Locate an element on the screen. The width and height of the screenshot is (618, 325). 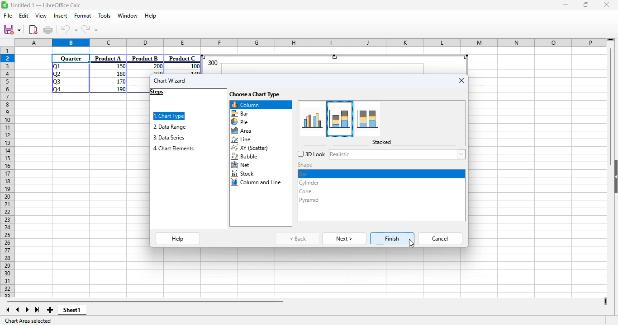
next is located at coordinates (344, 239).